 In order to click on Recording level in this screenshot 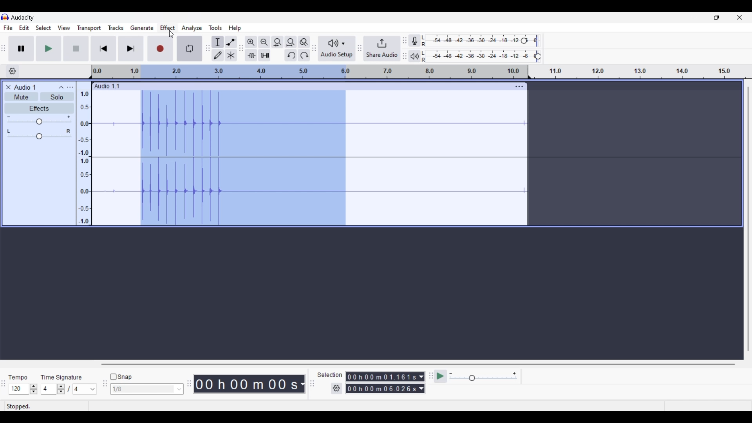, I will do `click(472, 41)`.